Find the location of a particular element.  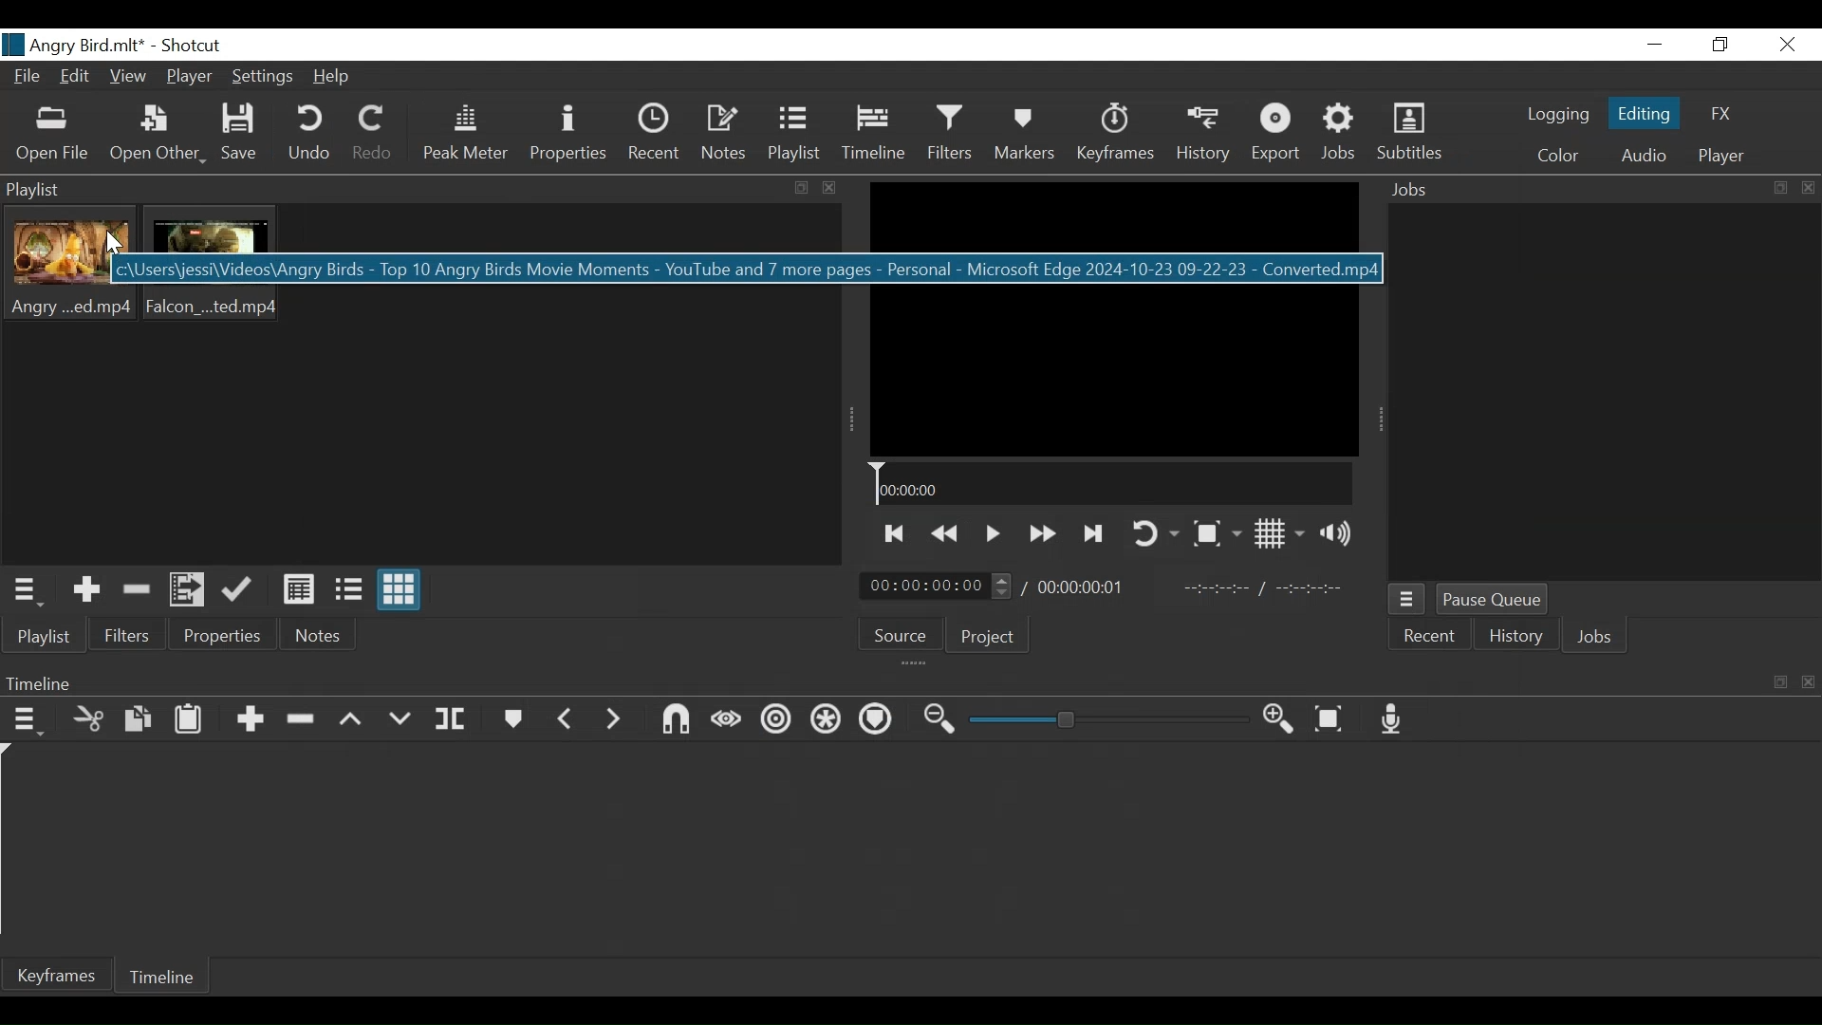

Timeline menu is located at coordinates (906, 682).